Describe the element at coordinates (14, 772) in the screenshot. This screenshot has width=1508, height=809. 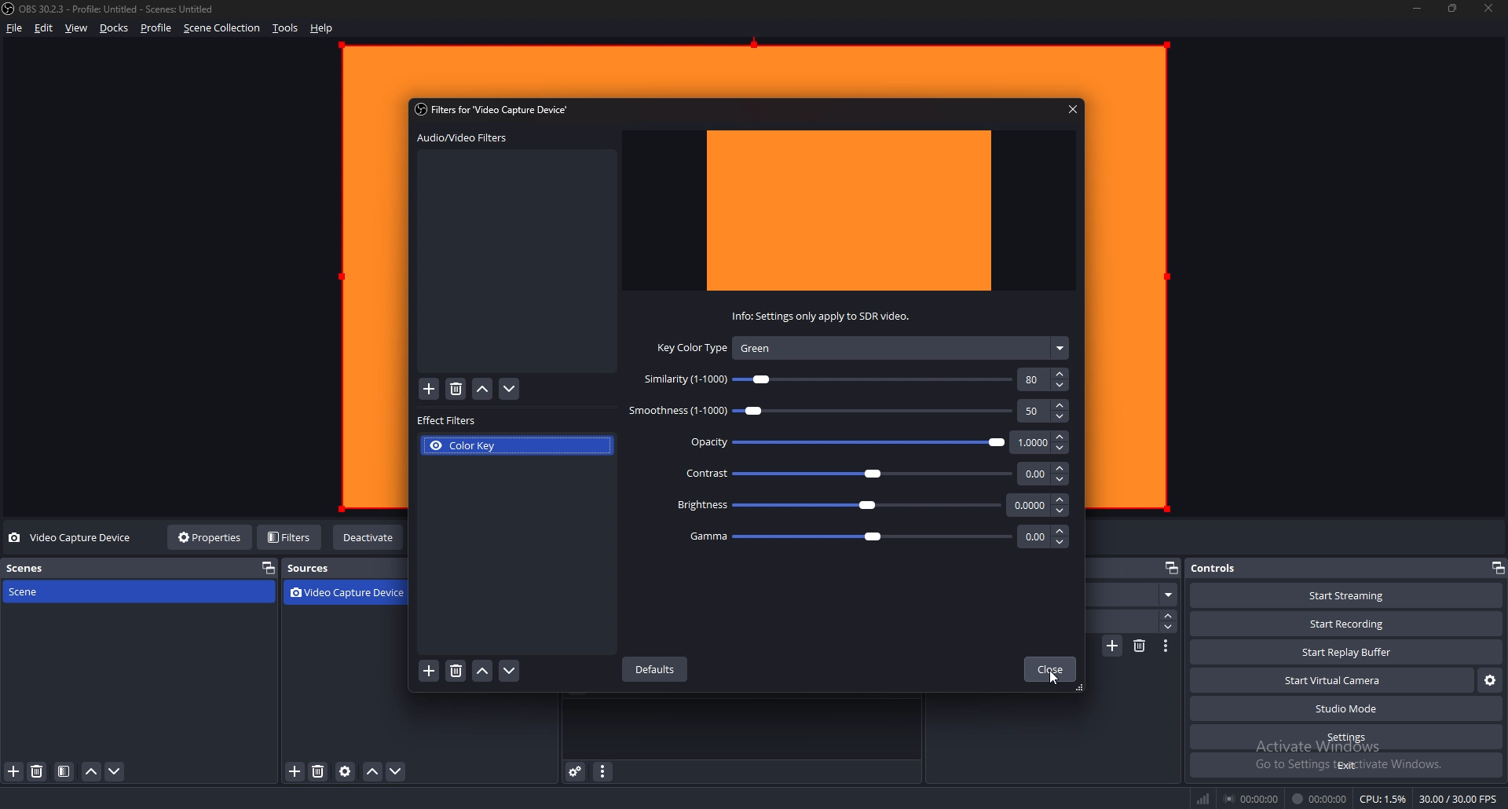
I see `add scene` at that location.